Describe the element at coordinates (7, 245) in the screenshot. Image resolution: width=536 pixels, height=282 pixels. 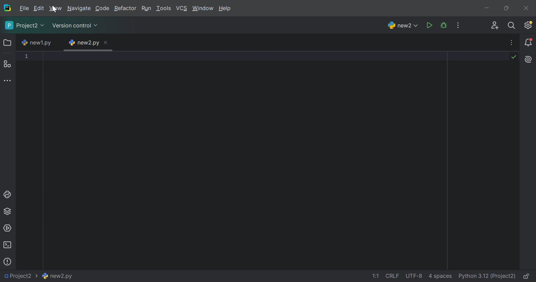
I see `Terminal` at that location.